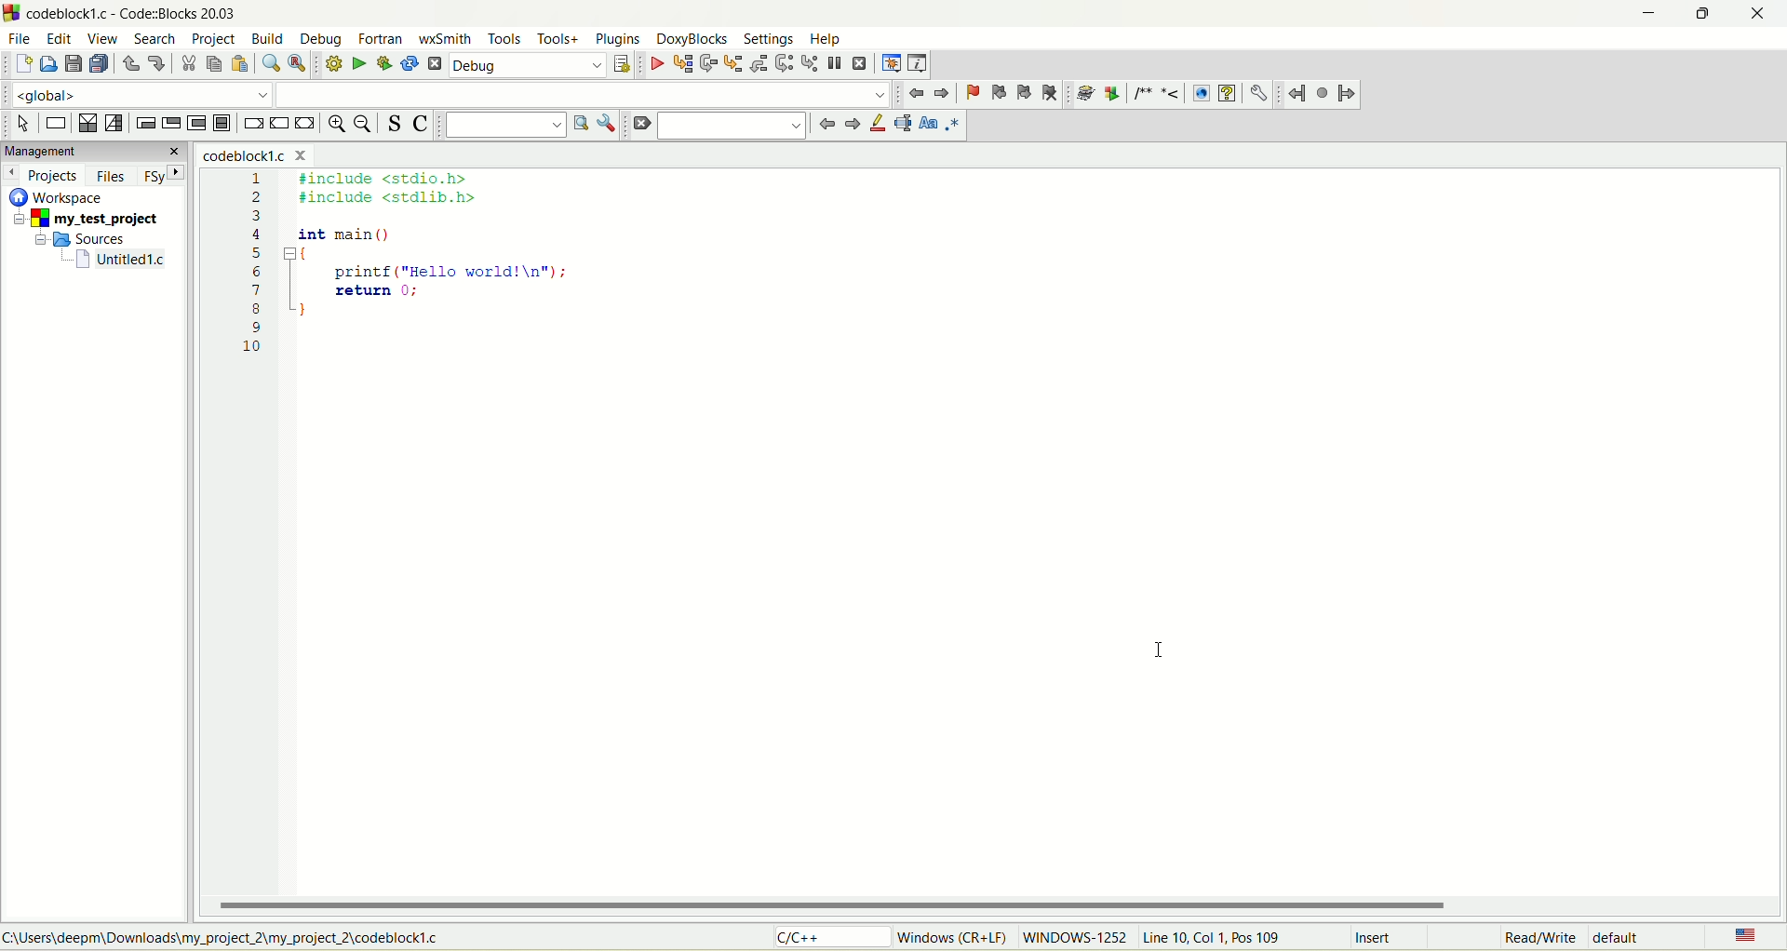 This screenshot has width=1787, height=951. Describe the element at coordinates (1154, 94) in the screenshot. I see `comment` at that location.